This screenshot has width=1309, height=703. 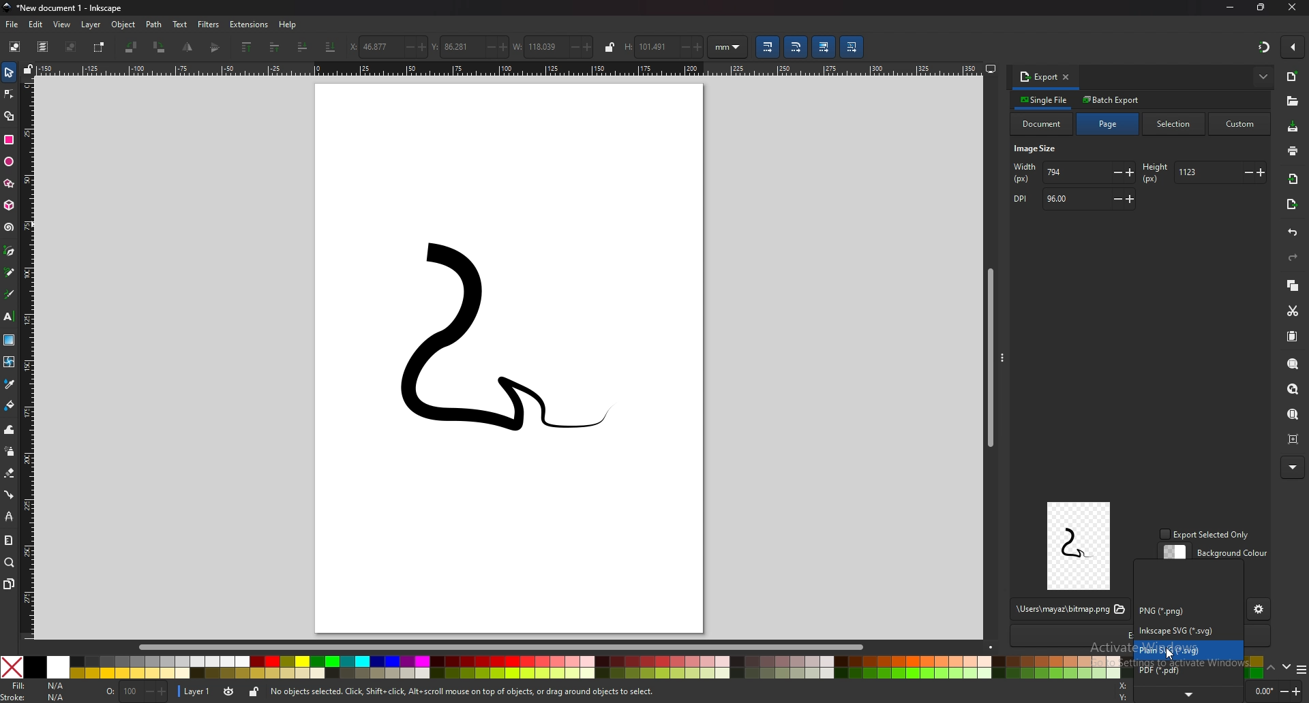 What do you see at coordinates (1264, 76) in the screenshot?
I see `more options` at bounding box center [1264, 76].